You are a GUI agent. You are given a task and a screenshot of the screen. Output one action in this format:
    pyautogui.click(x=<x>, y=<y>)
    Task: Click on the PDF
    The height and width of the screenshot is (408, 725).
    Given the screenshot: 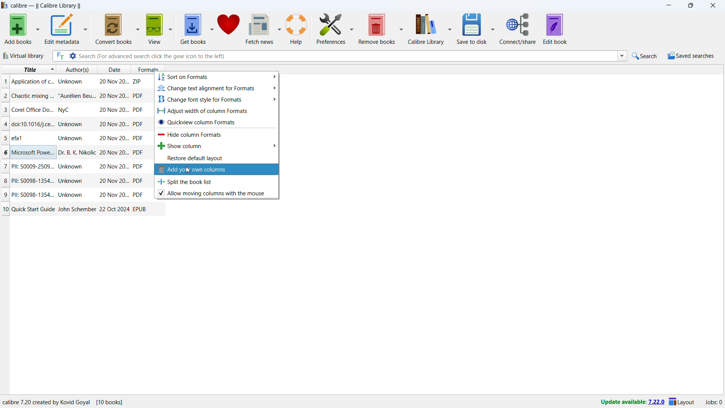 What is the action you would take?
    pyautogui.click(x=138, y=153)
    